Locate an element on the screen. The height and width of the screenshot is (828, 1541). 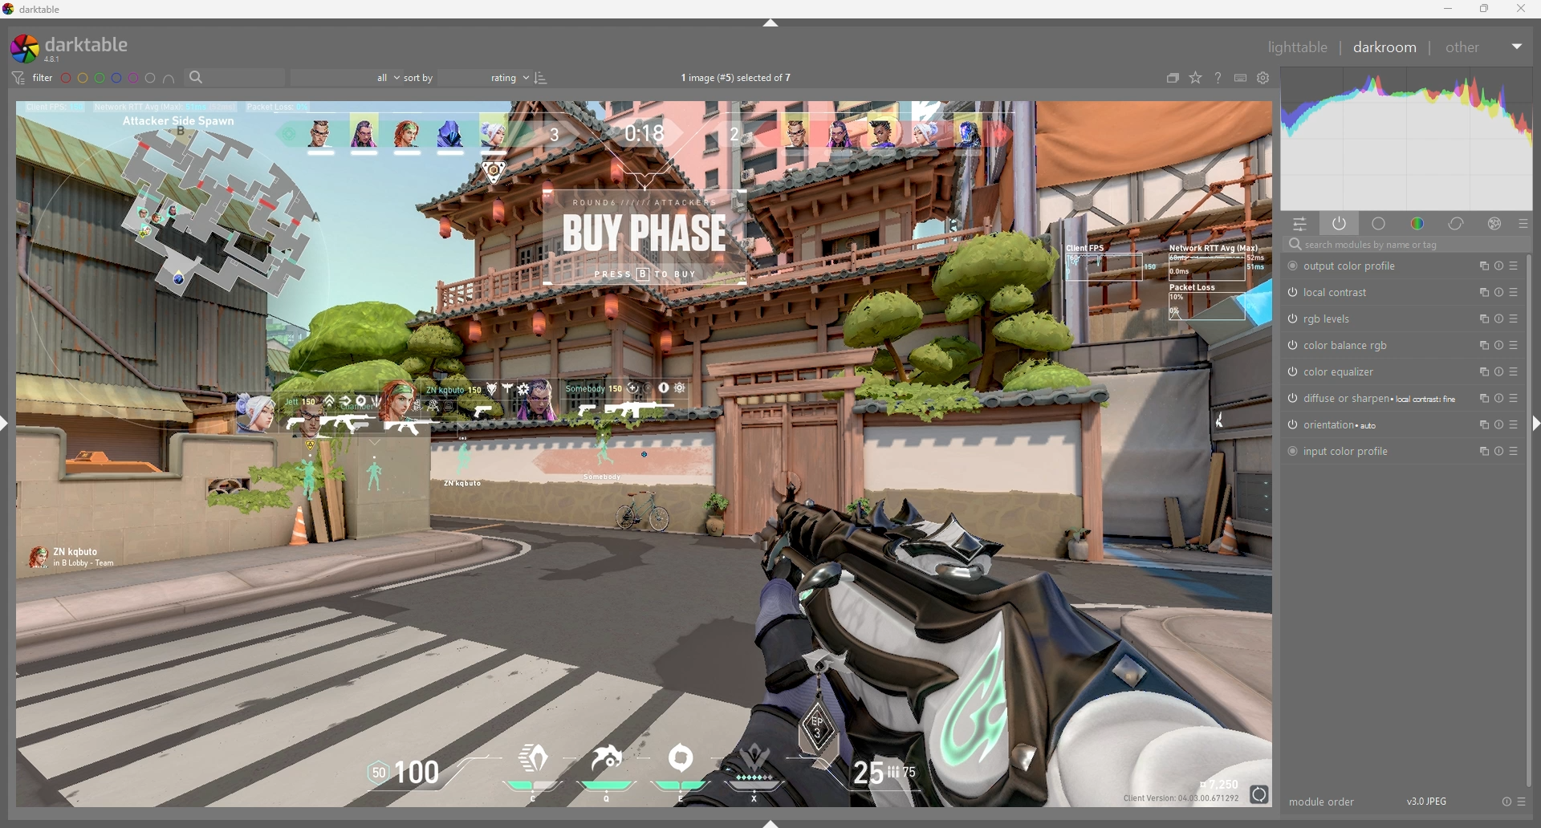
presets is located at coordinates (1515, 266).